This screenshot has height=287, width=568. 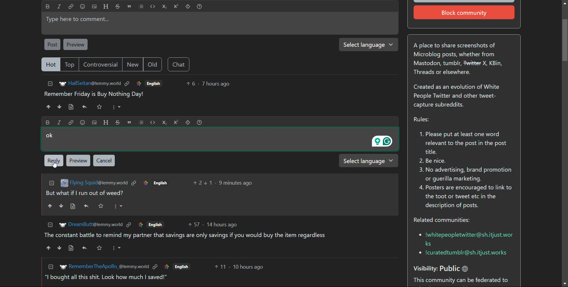 I want to click on view source, so click(x=73, y=207).